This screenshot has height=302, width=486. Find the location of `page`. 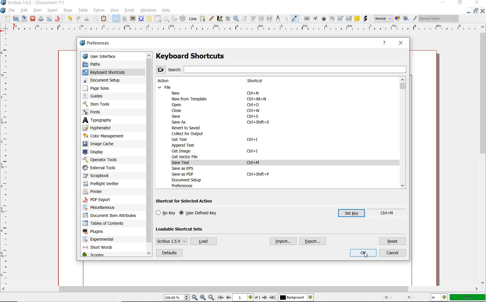

page is located at coordinates (68, 10).